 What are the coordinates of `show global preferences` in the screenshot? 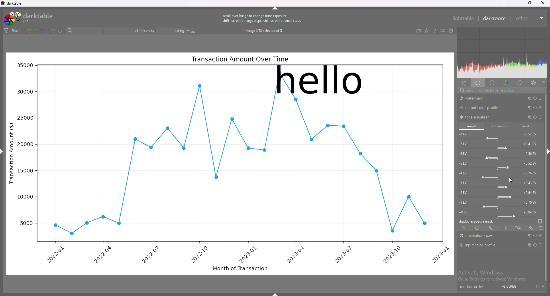 It's located at (451, 30).